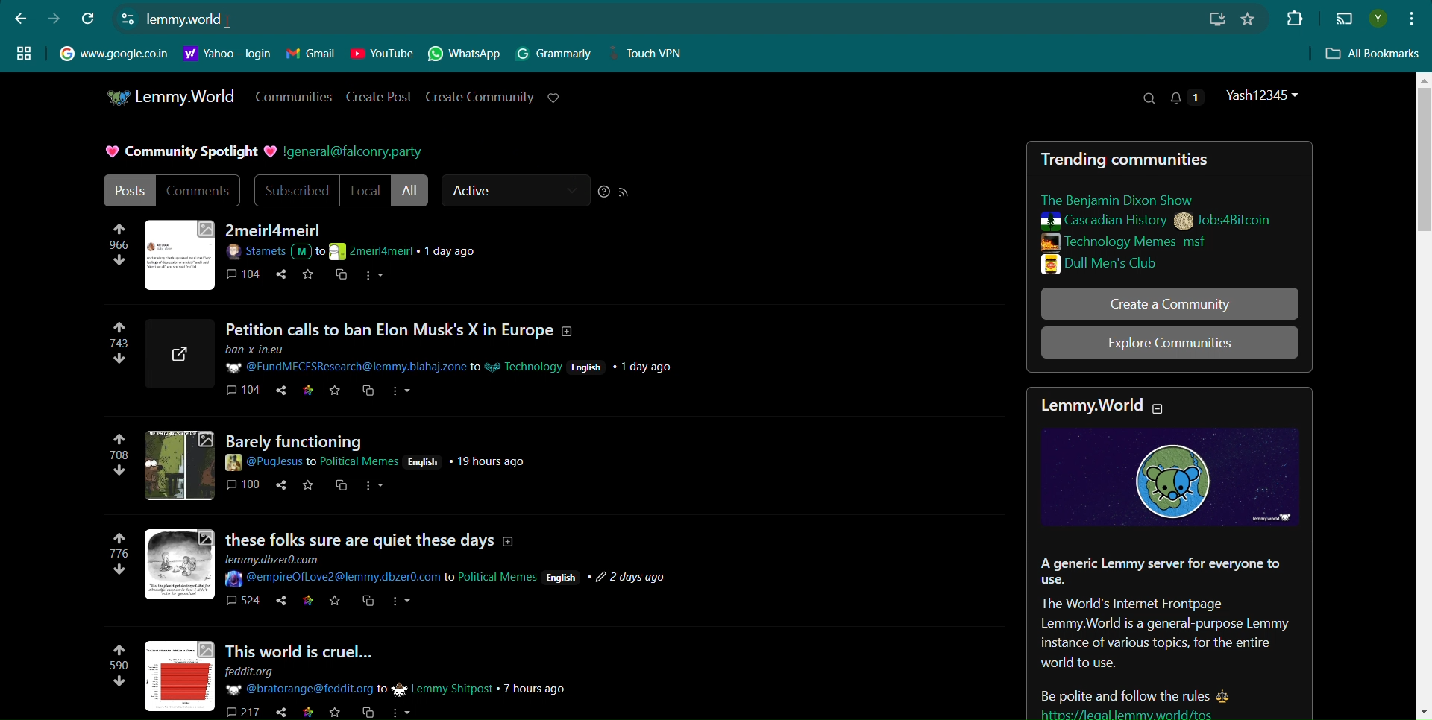  What do you see at coordinates (402, 391) in the screenshot?
I see `more` at bounding box center [402, 391].